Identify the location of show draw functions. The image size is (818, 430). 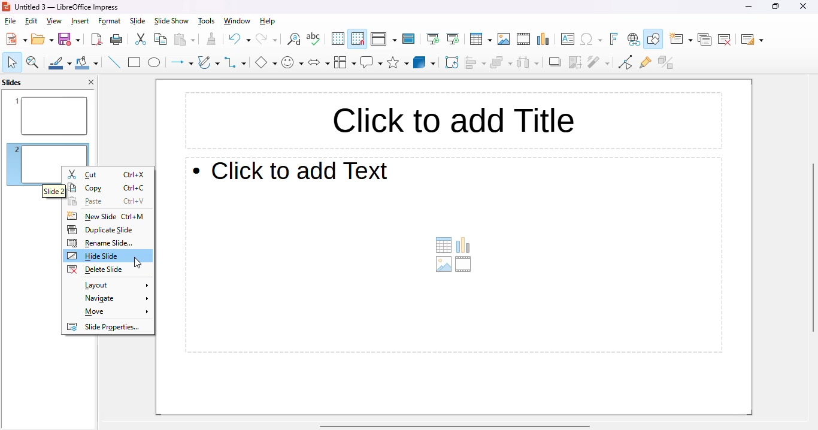
(653, 40).